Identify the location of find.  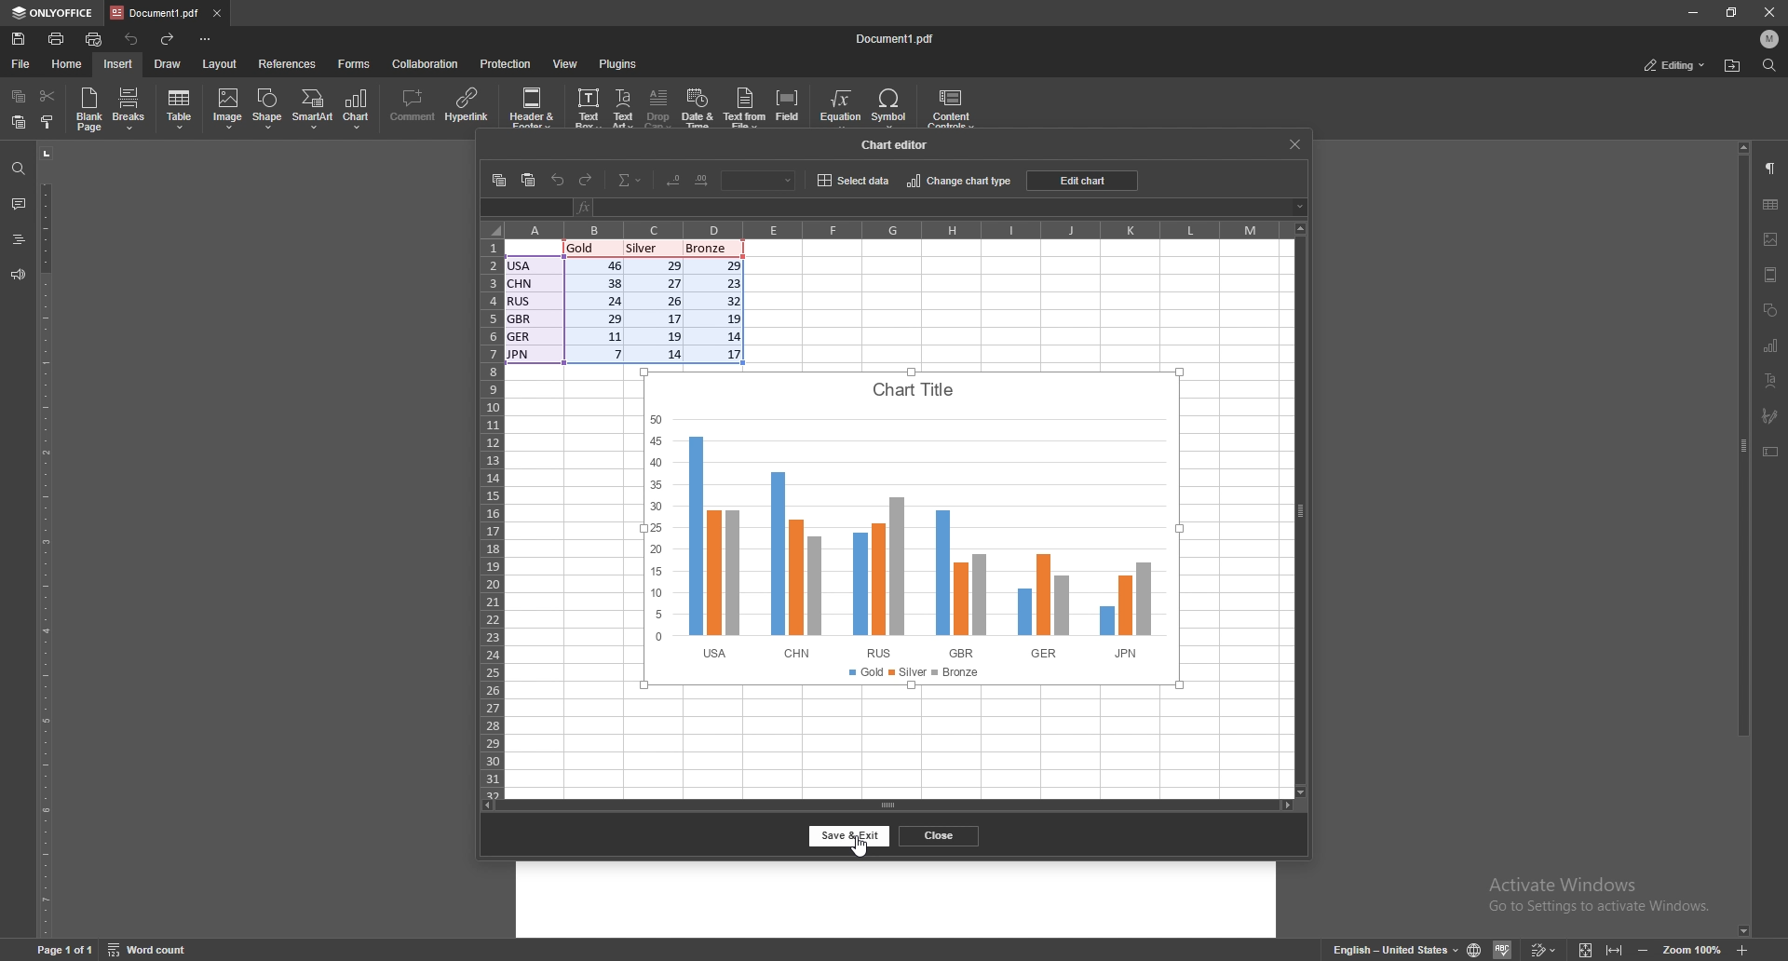
(19, 169).